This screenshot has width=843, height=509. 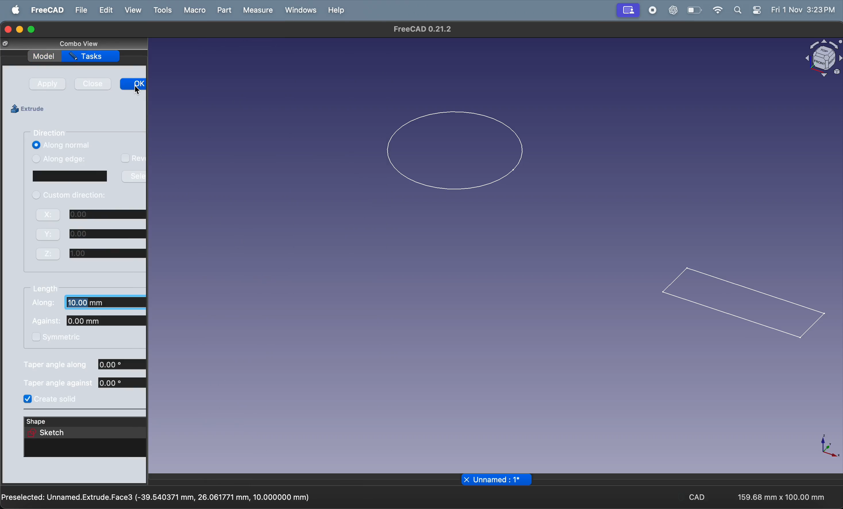 I want to click on shape, so click(x=40, y=421).